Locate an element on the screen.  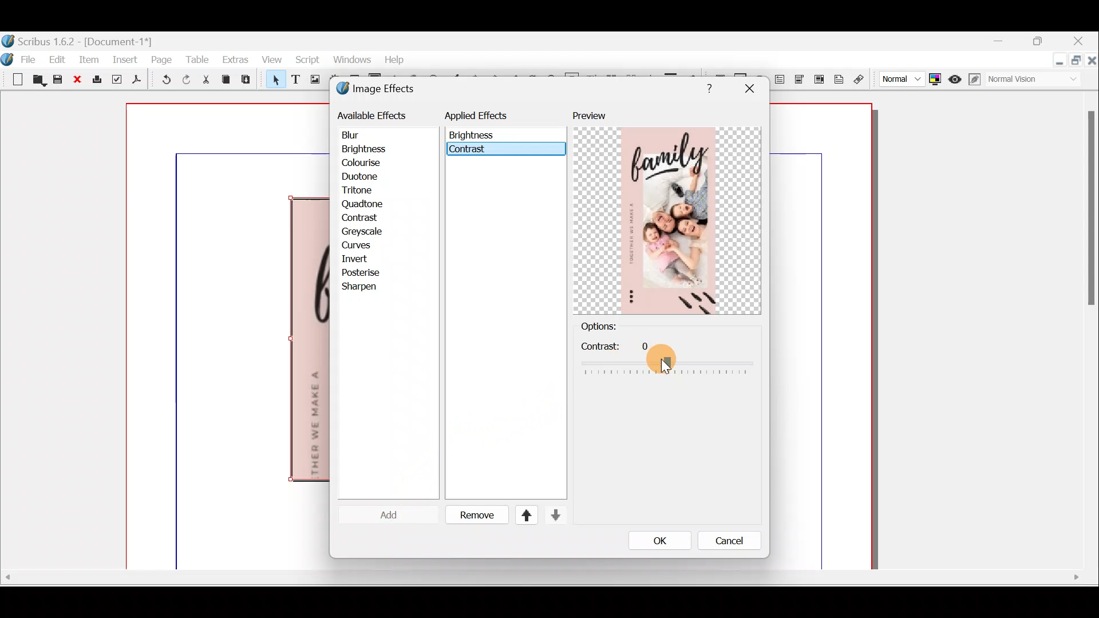
Close is located at coordinates (1092, 62).